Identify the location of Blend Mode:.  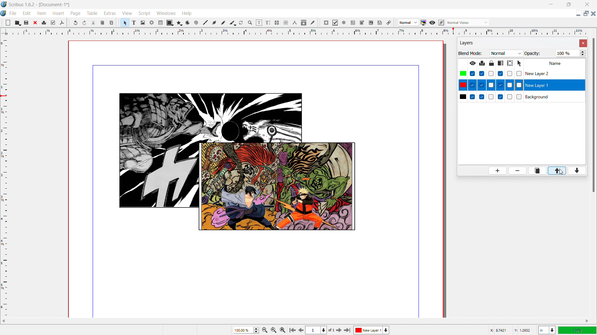
(470, 53).